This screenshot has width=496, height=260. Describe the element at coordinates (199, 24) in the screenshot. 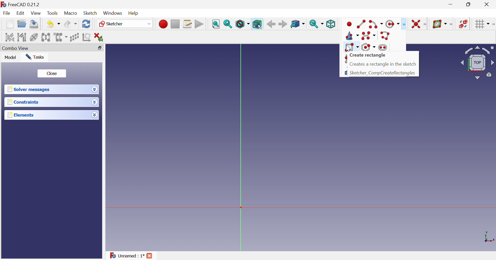

I see `Execute macro` at that location.